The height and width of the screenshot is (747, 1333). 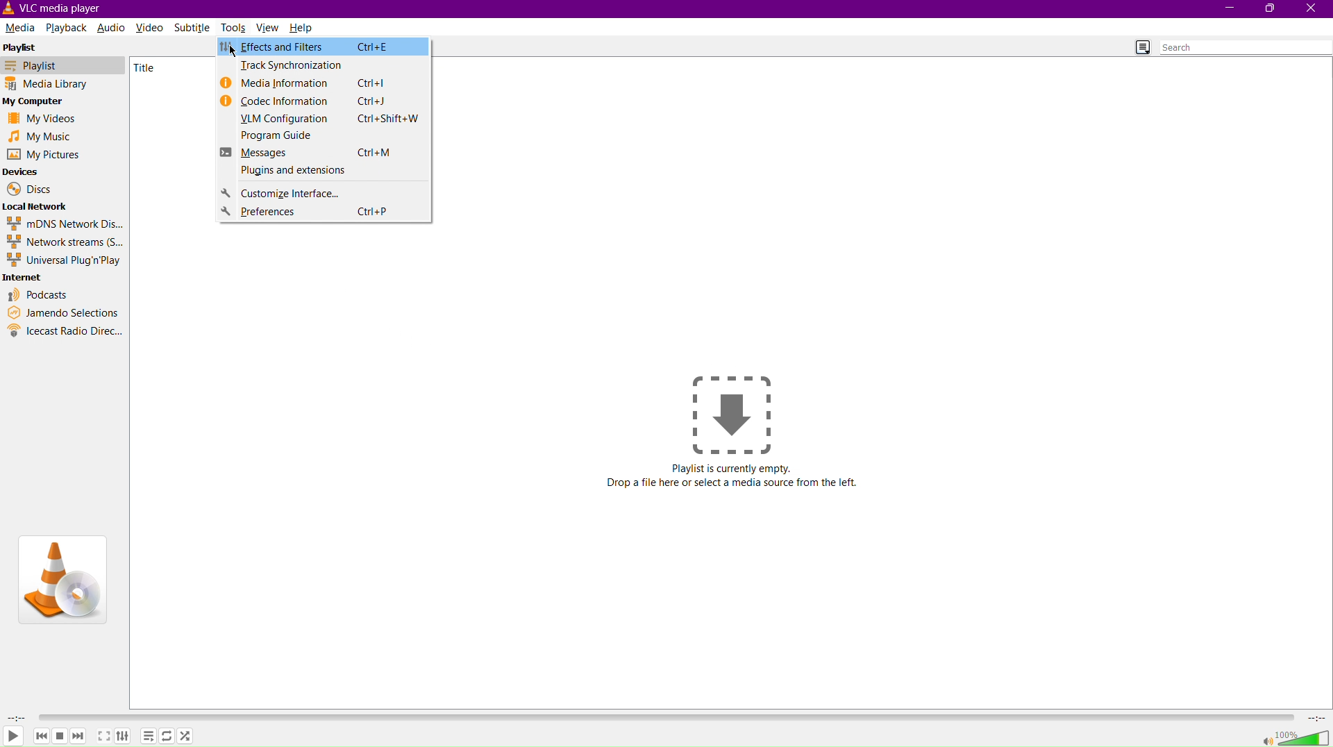 I want to click on Backward, so click(x=40, y=735).